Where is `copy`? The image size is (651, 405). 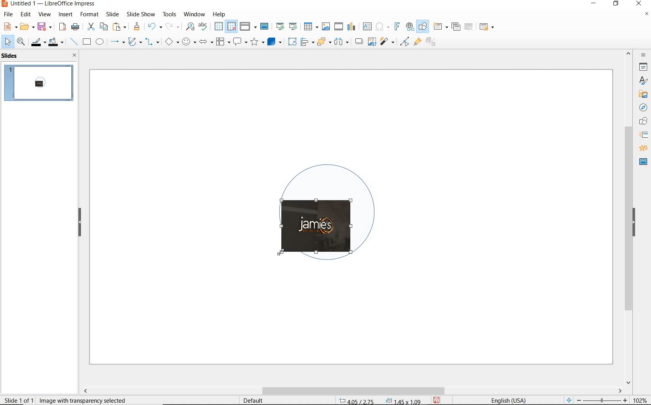 copy is located at coordinates (103, 27).